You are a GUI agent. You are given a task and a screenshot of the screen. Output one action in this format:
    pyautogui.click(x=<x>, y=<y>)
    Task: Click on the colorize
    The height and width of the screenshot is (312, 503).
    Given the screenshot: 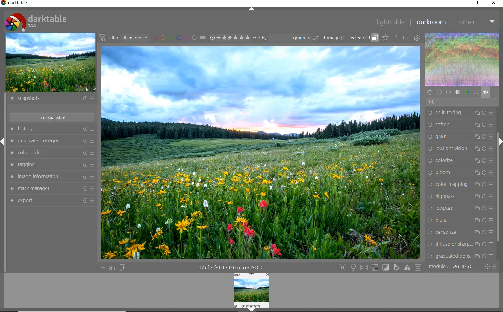 What is the action you would take?
    pyautogui.click(x=460, y=160)
    